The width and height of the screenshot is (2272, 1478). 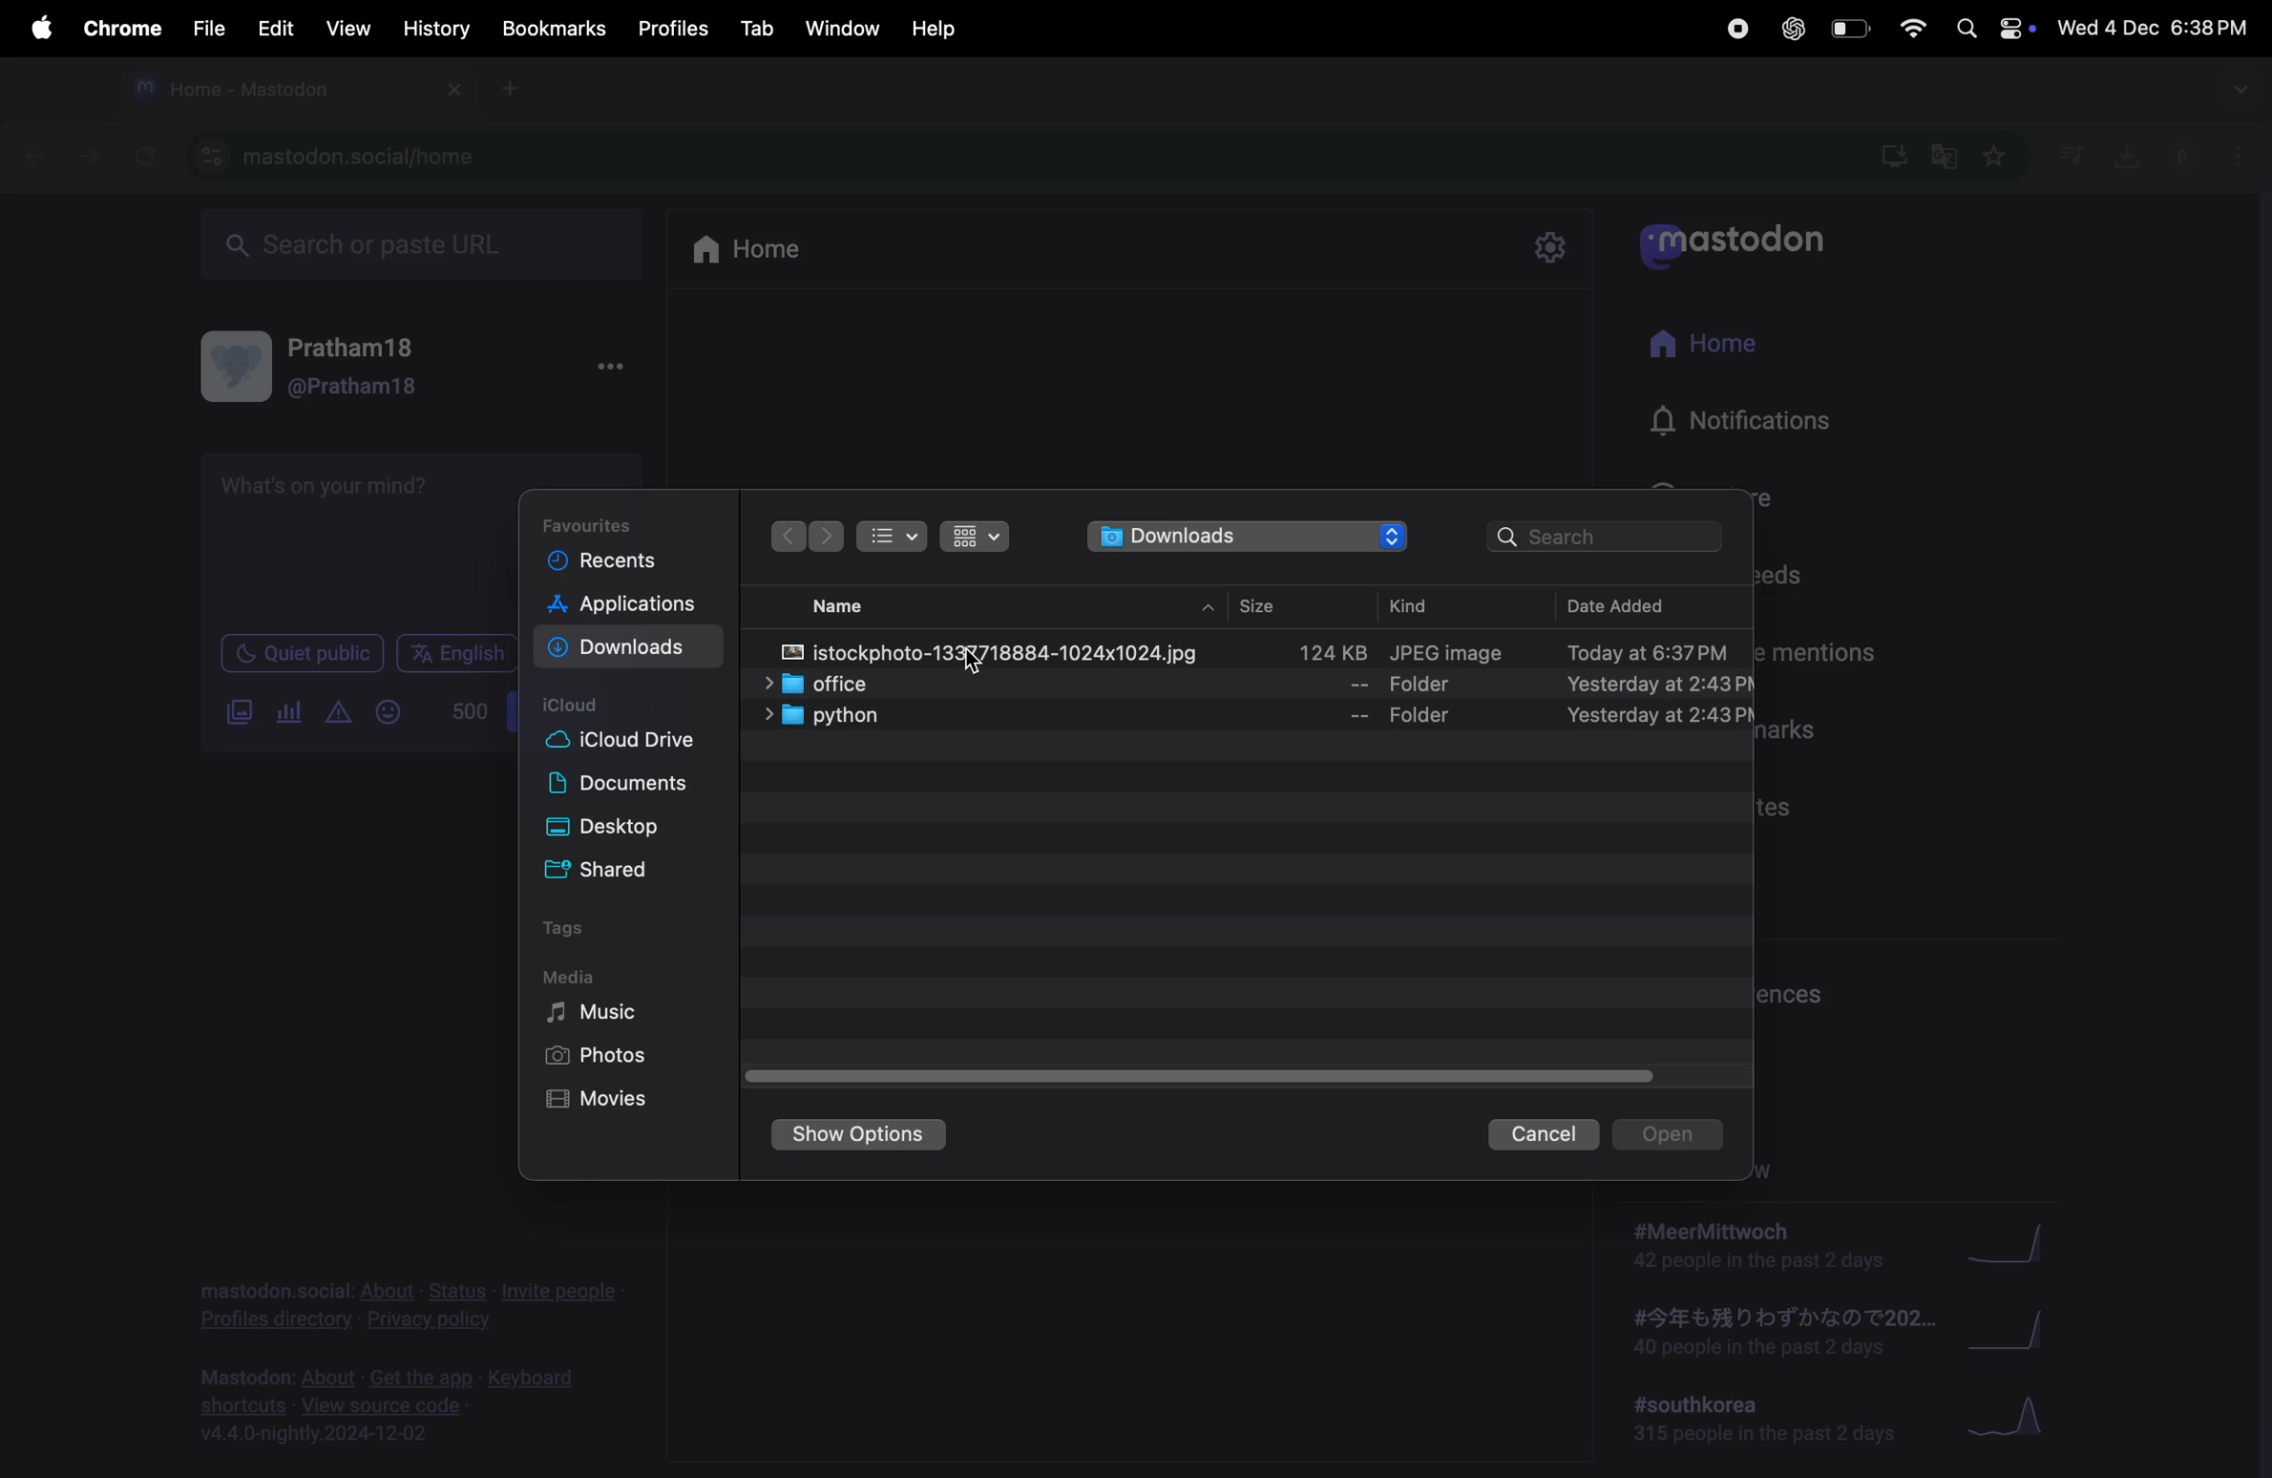 What do you see at coordinates (614, 565) in the screenshot?
I see `recents` at bounding box center [614, 565].